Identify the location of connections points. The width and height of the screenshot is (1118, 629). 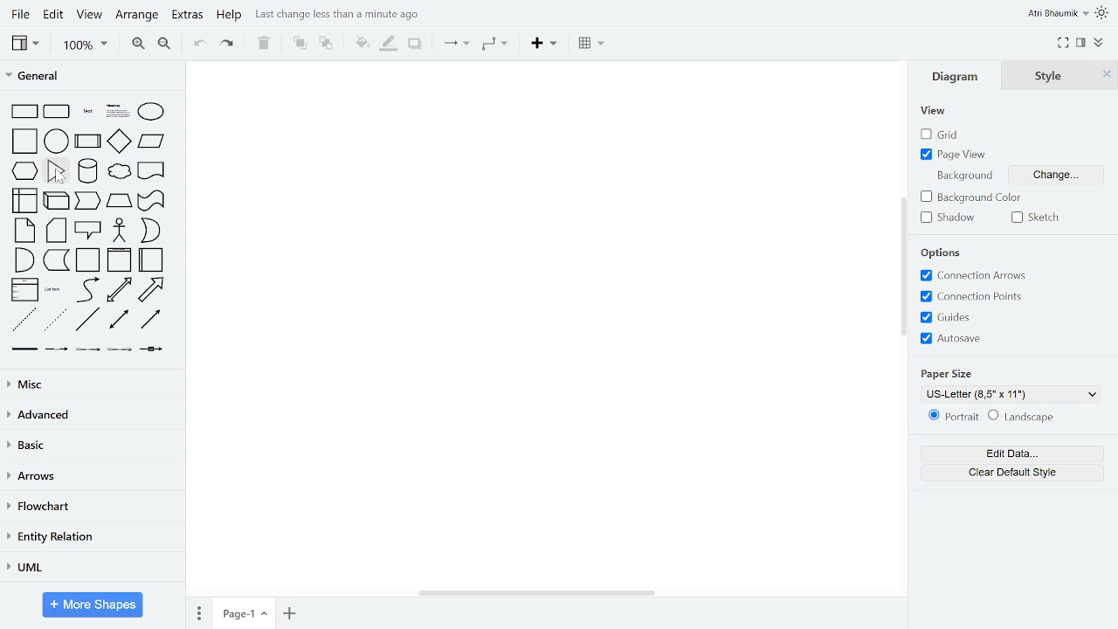
(971, 296).